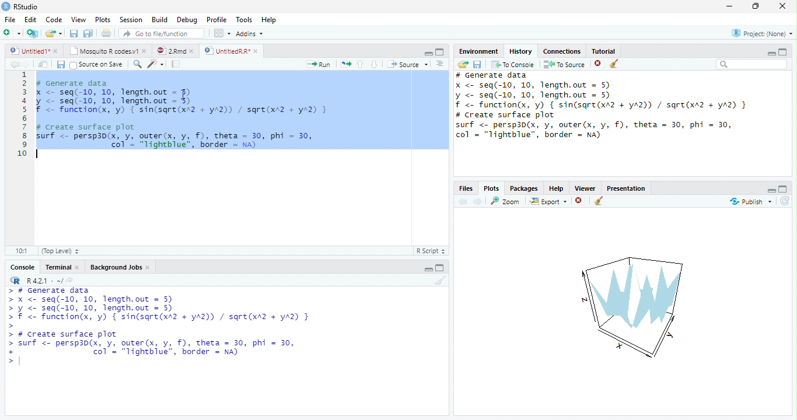 The width and height of the screenshot is (797, 420). Describe the element at coordinates (22, 251) in the screenshot. I see `1:1` at that location.